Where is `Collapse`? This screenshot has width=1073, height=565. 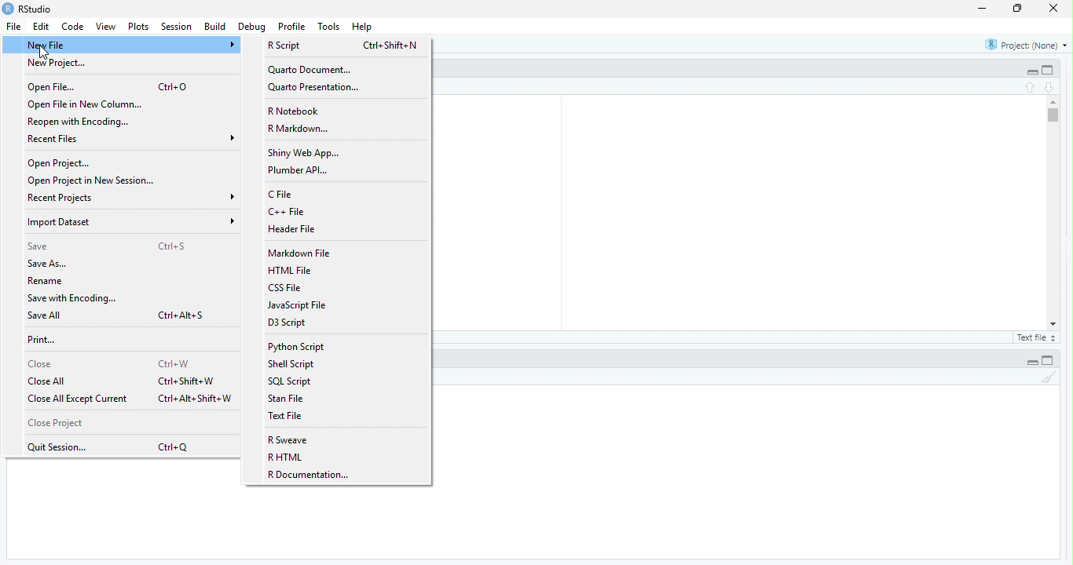 Collapse is located at coordinates (1032, 72).